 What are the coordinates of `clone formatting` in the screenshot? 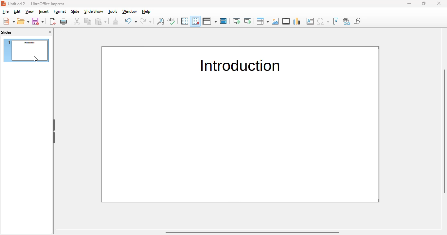 It's located at (116, 21).